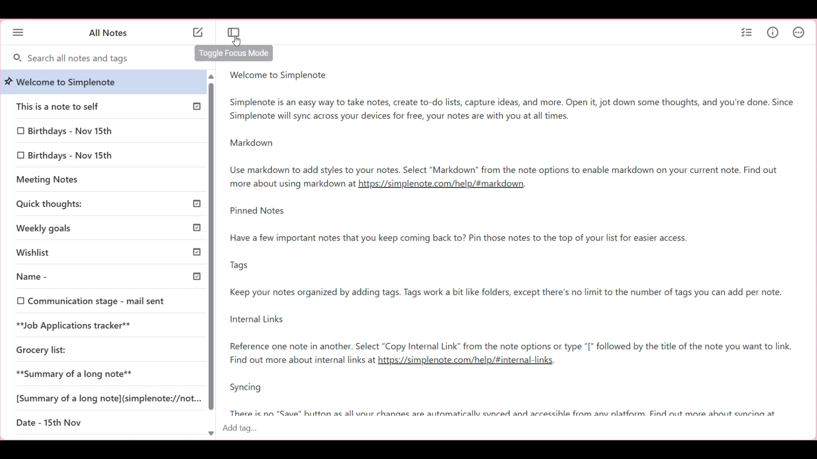  Describe the element at coordinates (799, 31) in the screenshot. I see `Actions` at that location.